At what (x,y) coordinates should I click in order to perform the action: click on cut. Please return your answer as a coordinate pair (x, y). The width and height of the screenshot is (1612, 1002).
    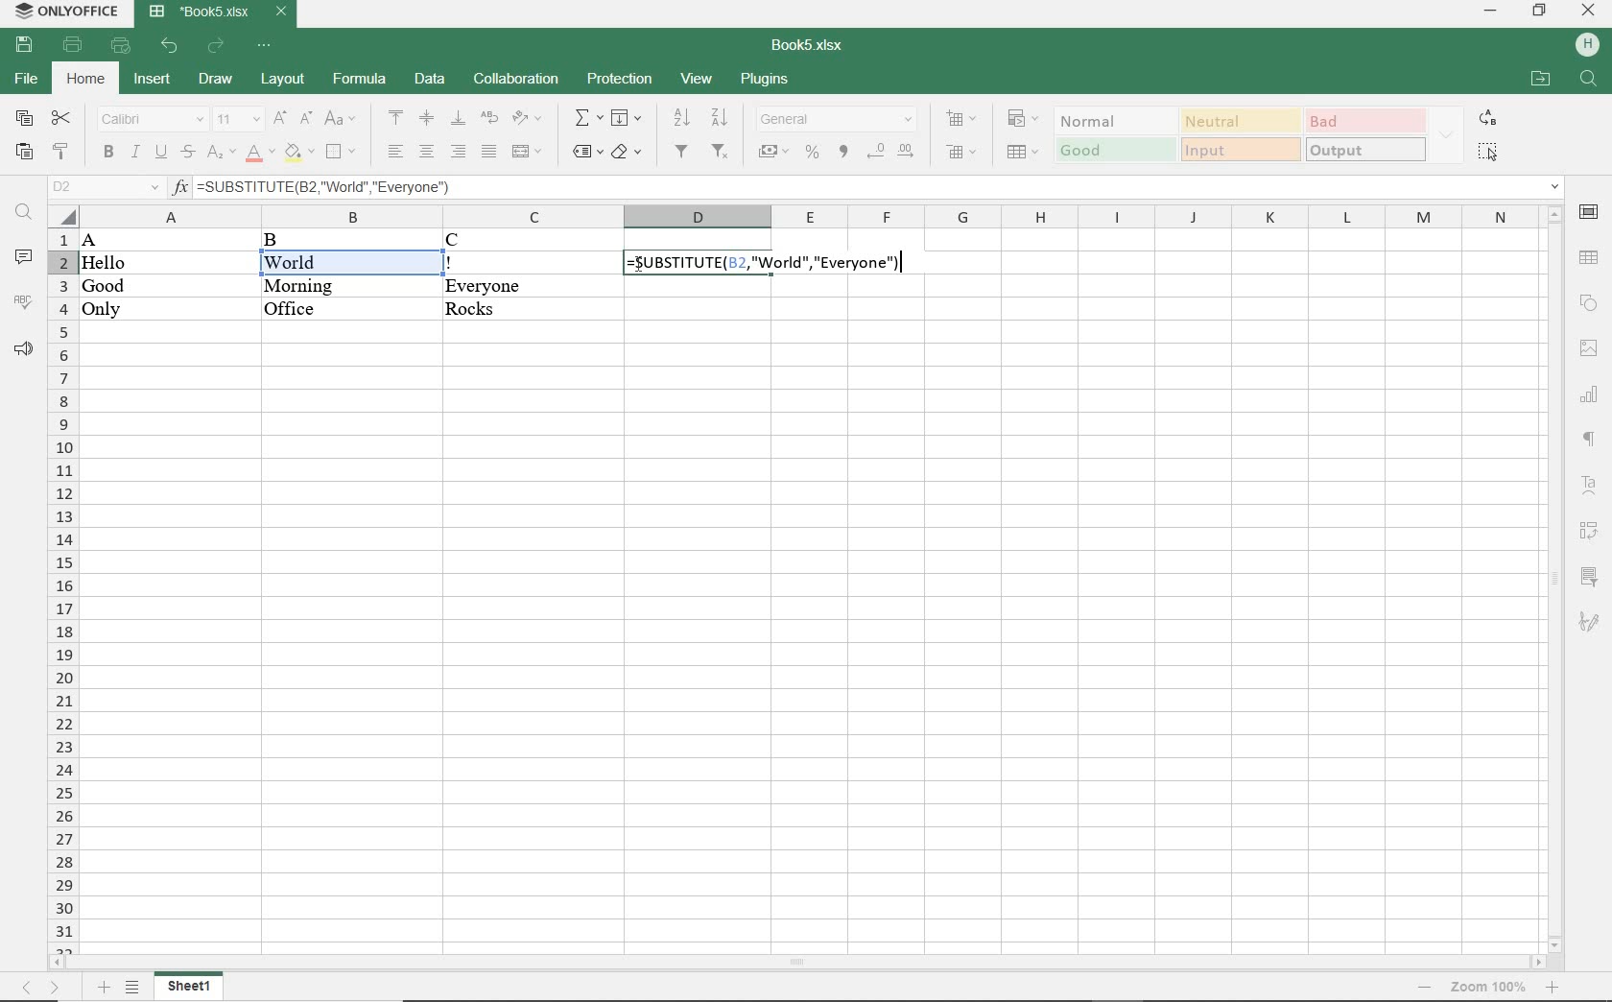
    Looking at the image, I should click on (63, 118).